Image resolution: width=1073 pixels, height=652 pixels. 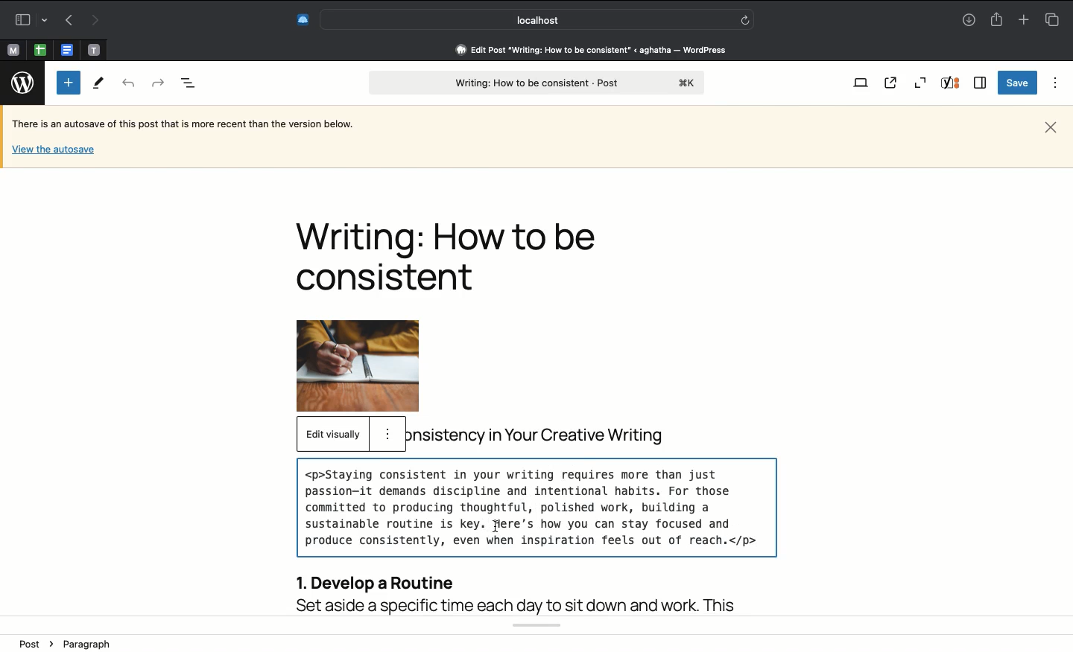 I want to click on Search bar, so click(x=537, y=19).